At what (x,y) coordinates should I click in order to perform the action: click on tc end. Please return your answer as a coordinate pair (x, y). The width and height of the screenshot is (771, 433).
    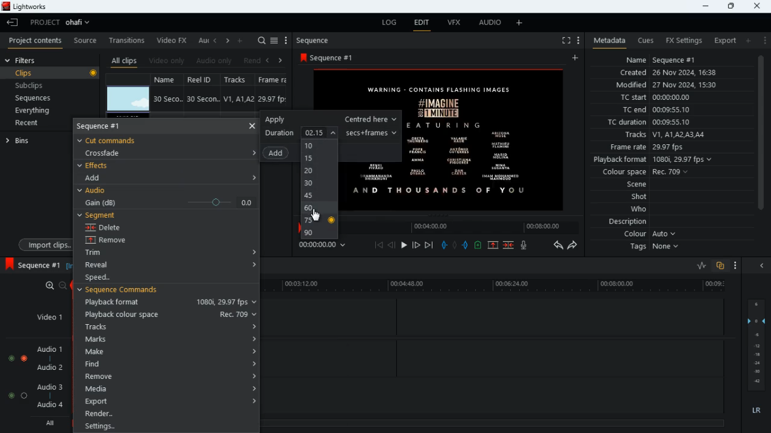
    Looking at the image, I should click on (652, 110).